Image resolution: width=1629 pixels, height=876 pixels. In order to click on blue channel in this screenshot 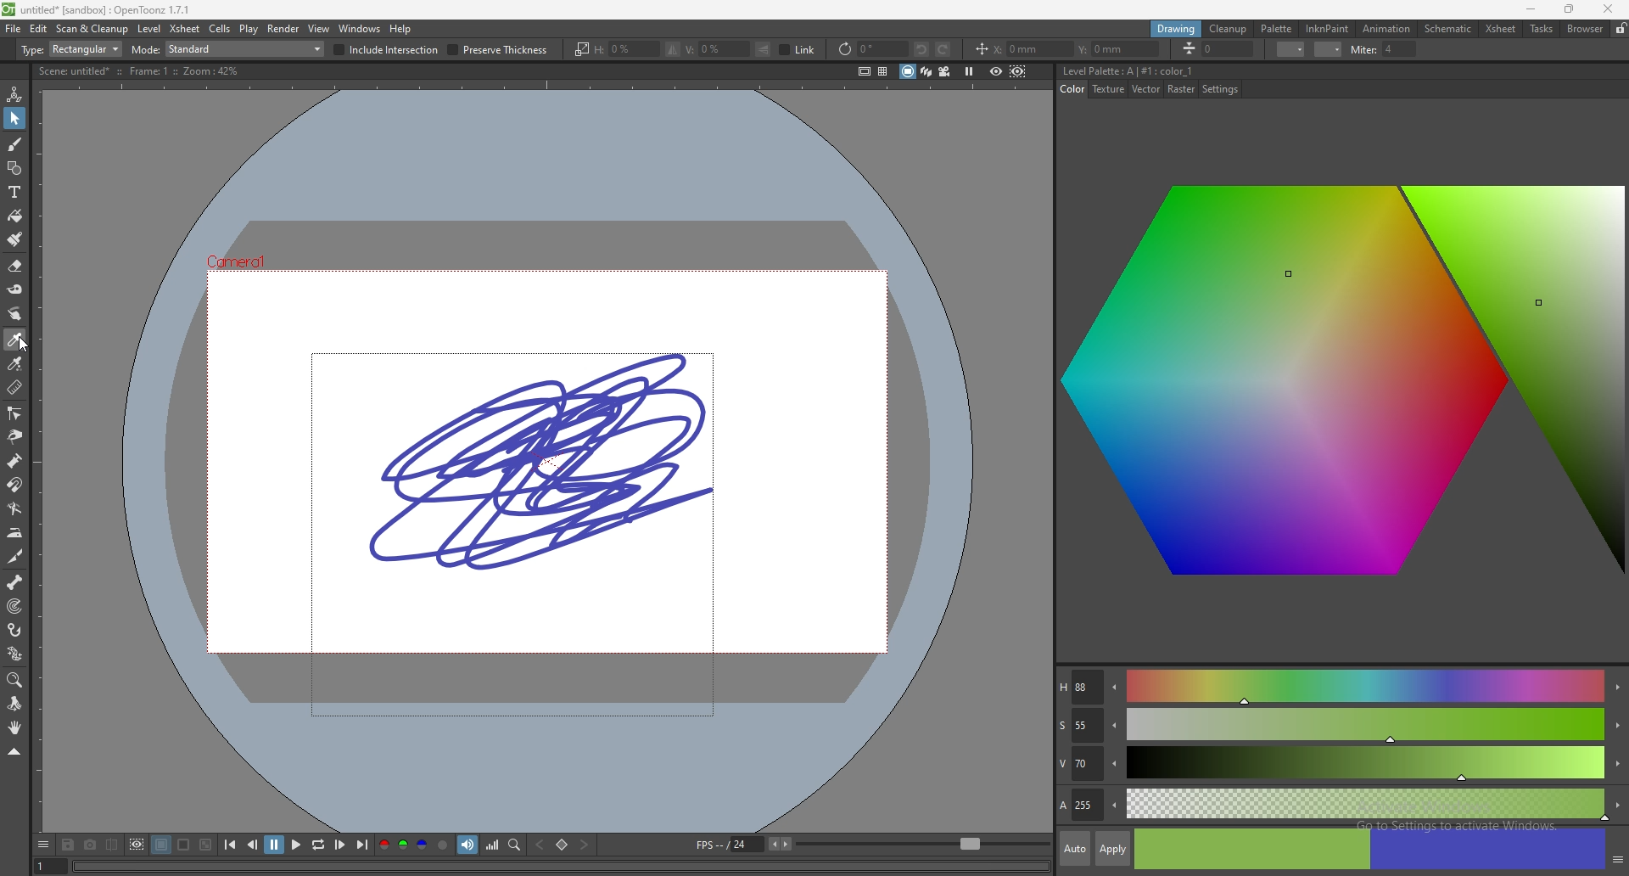, I will do `click(422, 844)`.